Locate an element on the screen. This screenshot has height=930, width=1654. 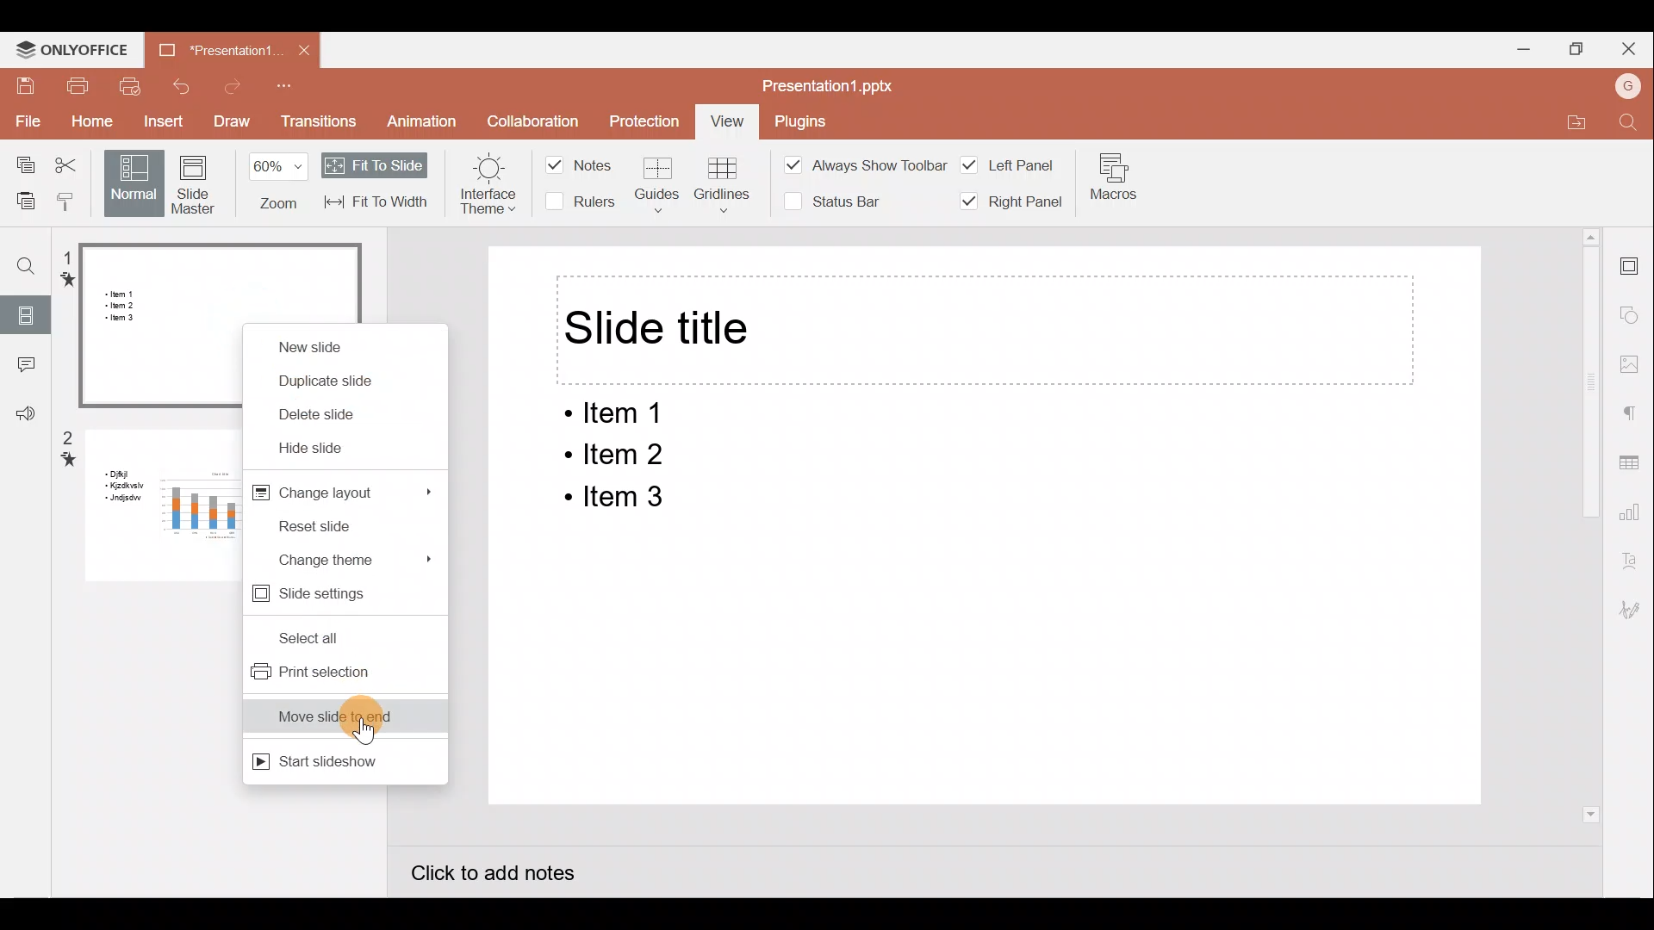
File is located at coordinates (24, 121).